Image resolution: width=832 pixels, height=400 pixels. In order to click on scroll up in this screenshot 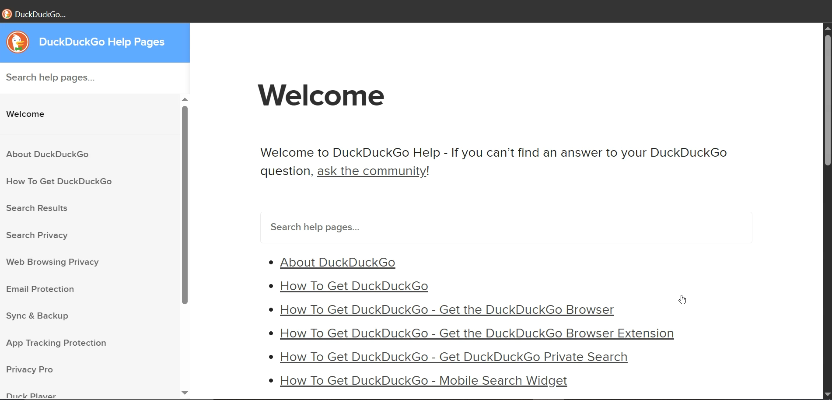, I will do `click(826, 28)`.